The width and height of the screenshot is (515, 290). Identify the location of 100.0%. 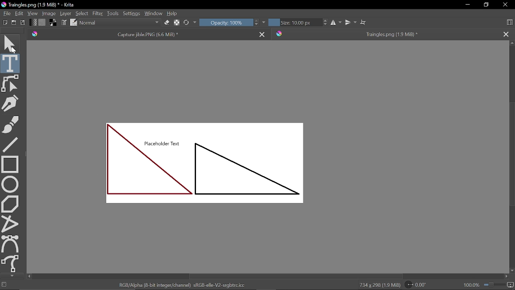
(488, 284).